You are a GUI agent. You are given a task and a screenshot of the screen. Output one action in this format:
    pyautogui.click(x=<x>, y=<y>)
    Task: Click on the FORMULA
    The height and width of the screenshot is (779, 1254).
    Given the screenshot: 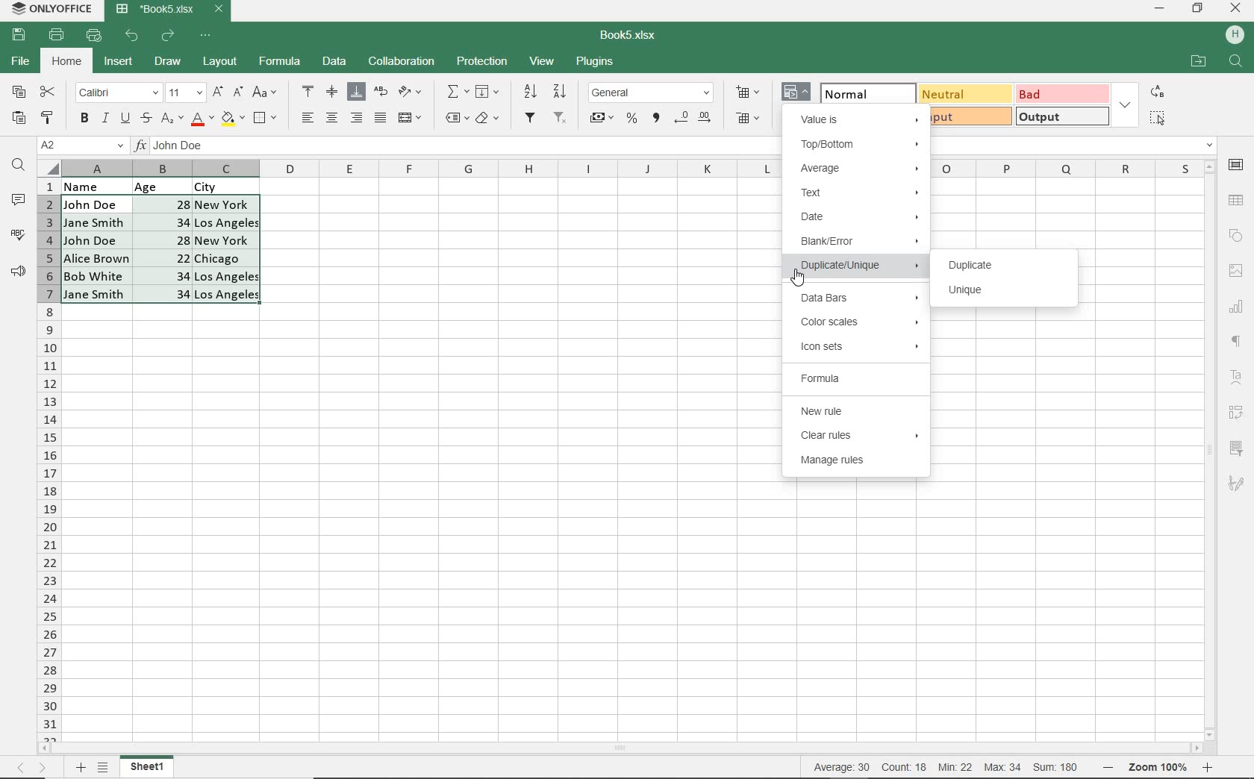 What is the action you would take?
    pyautogui.click(x=281, y=62)
    